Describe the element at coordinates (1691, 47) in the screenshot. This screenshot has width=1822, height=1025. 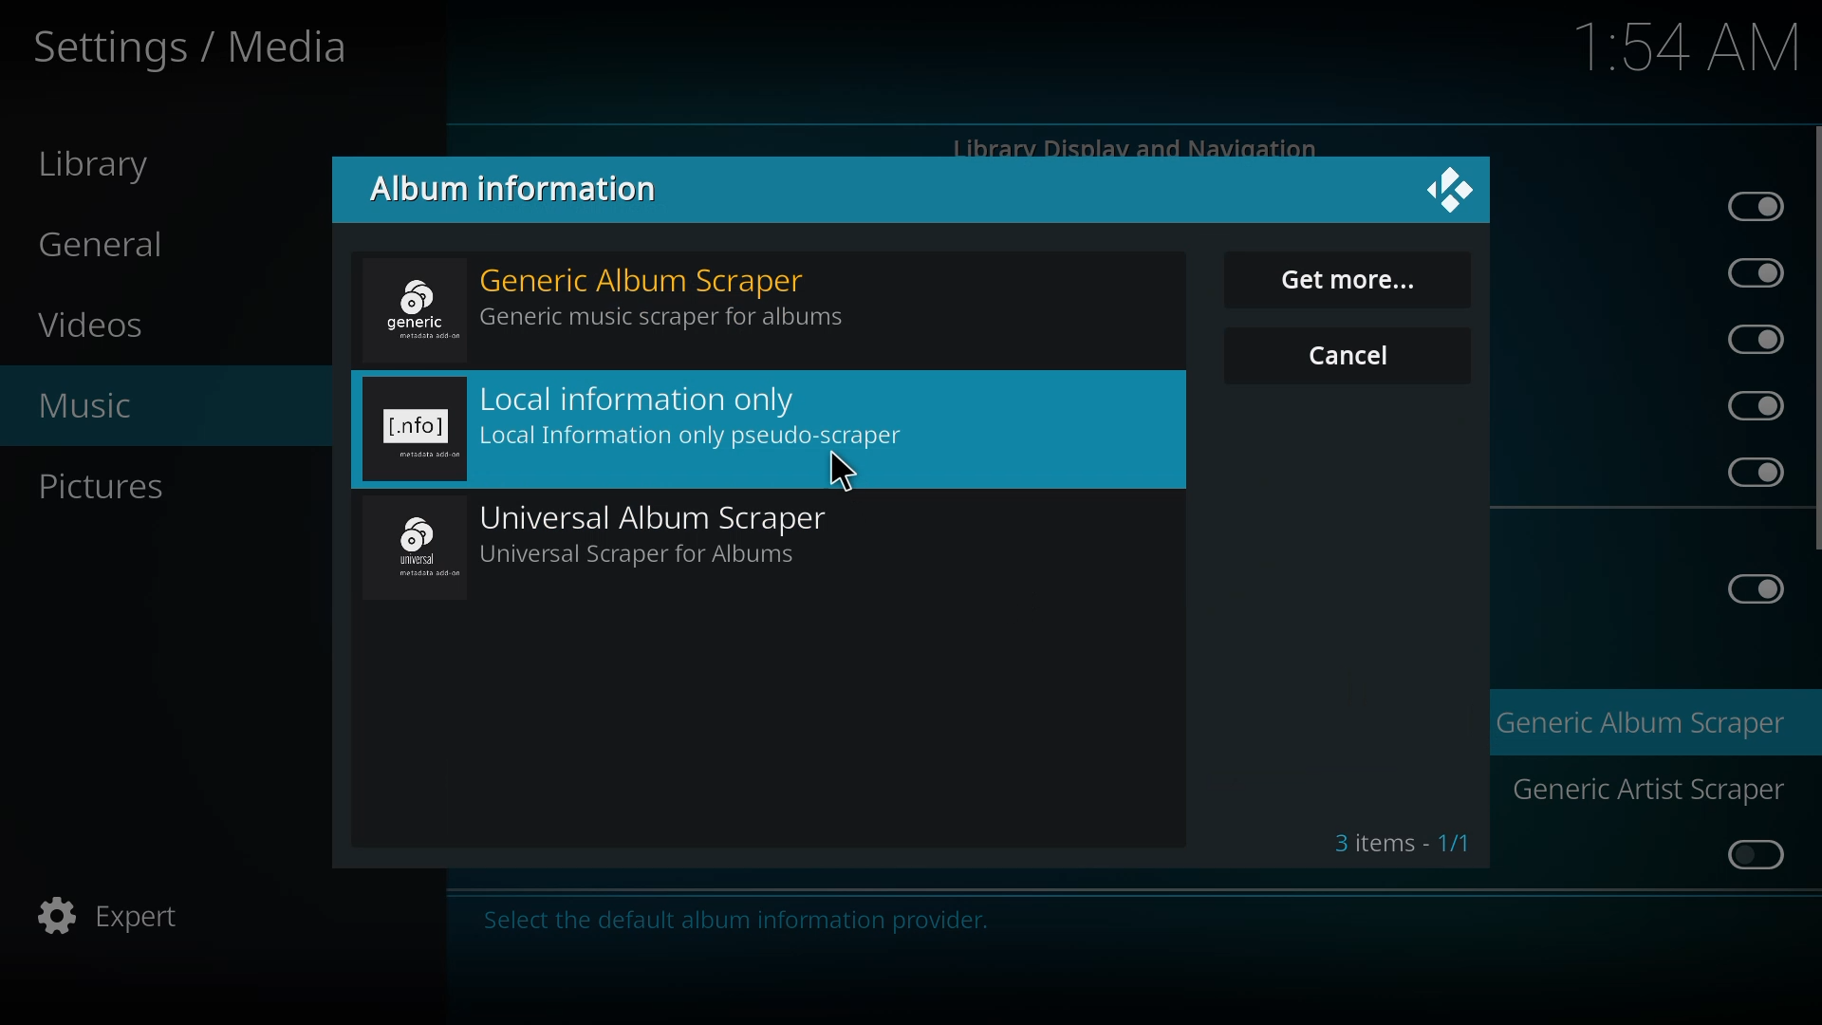
I see `time` at that location.